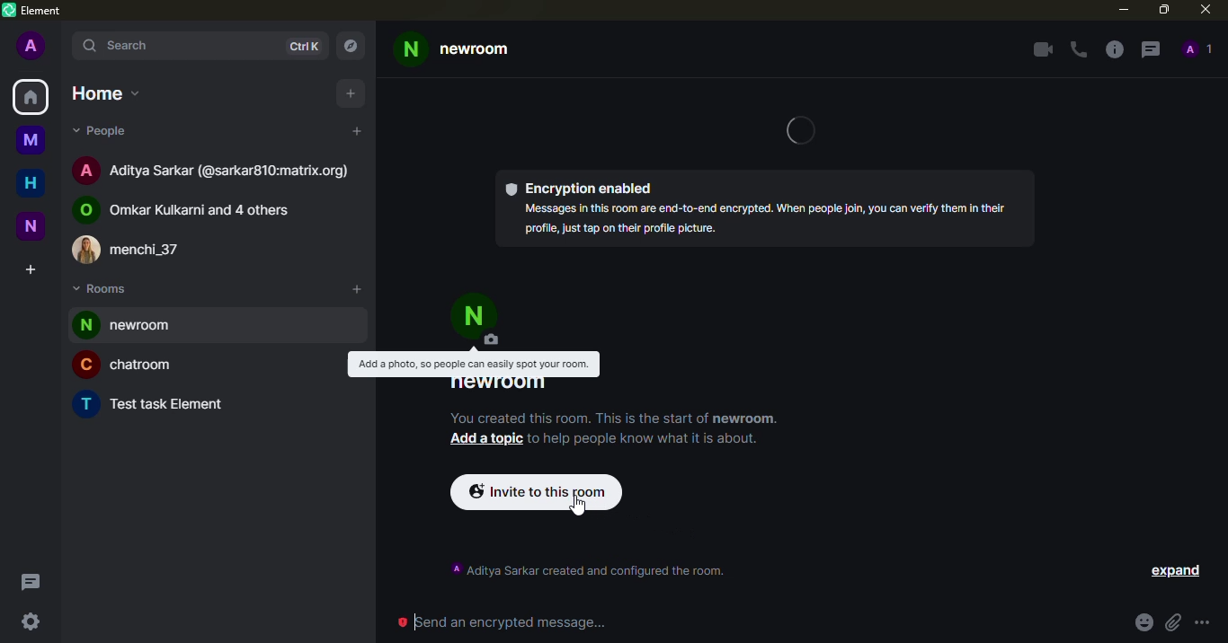  I want to click on add a topic, so click(485, 438).